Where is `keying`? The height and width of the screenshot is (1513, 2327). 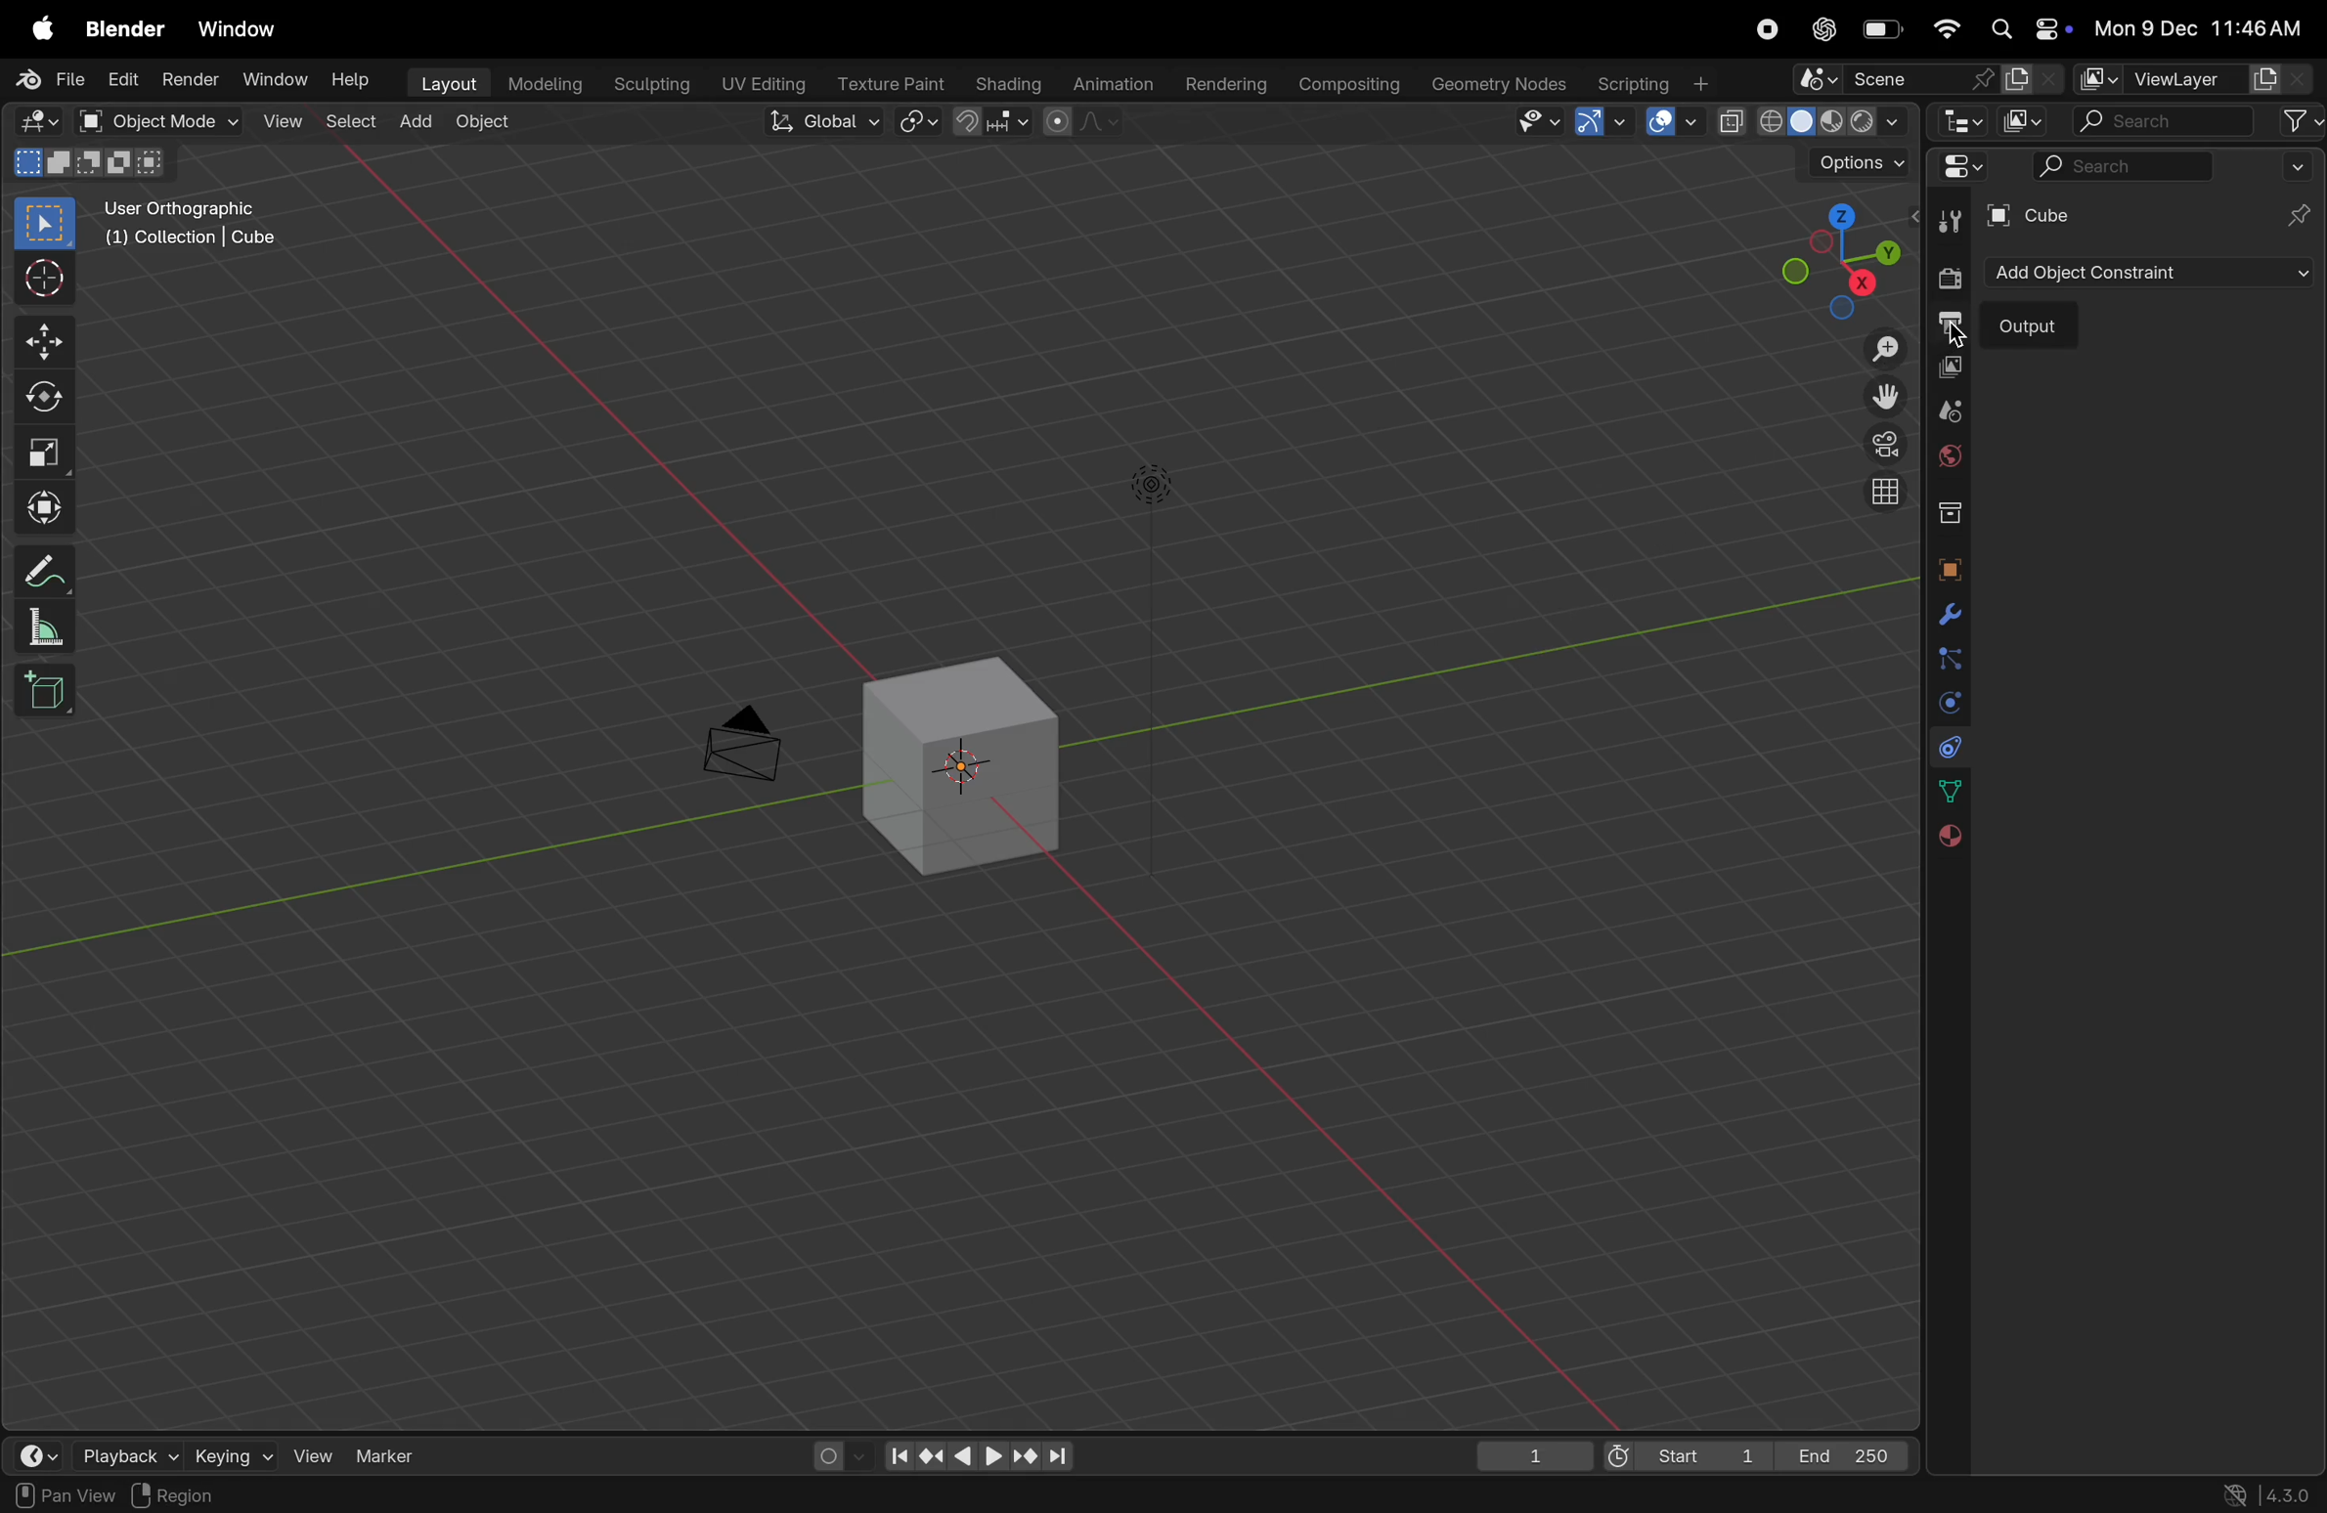 keying is located at coordinates (232, 1454).